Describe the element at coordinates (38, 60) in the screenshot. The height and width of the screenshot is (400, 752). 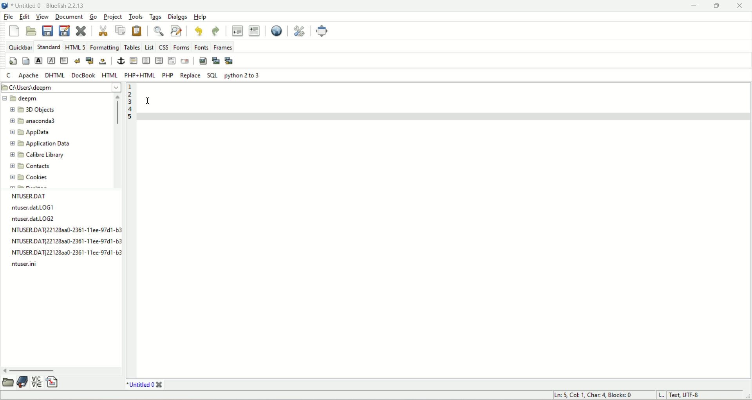
I see `strong` at that location.